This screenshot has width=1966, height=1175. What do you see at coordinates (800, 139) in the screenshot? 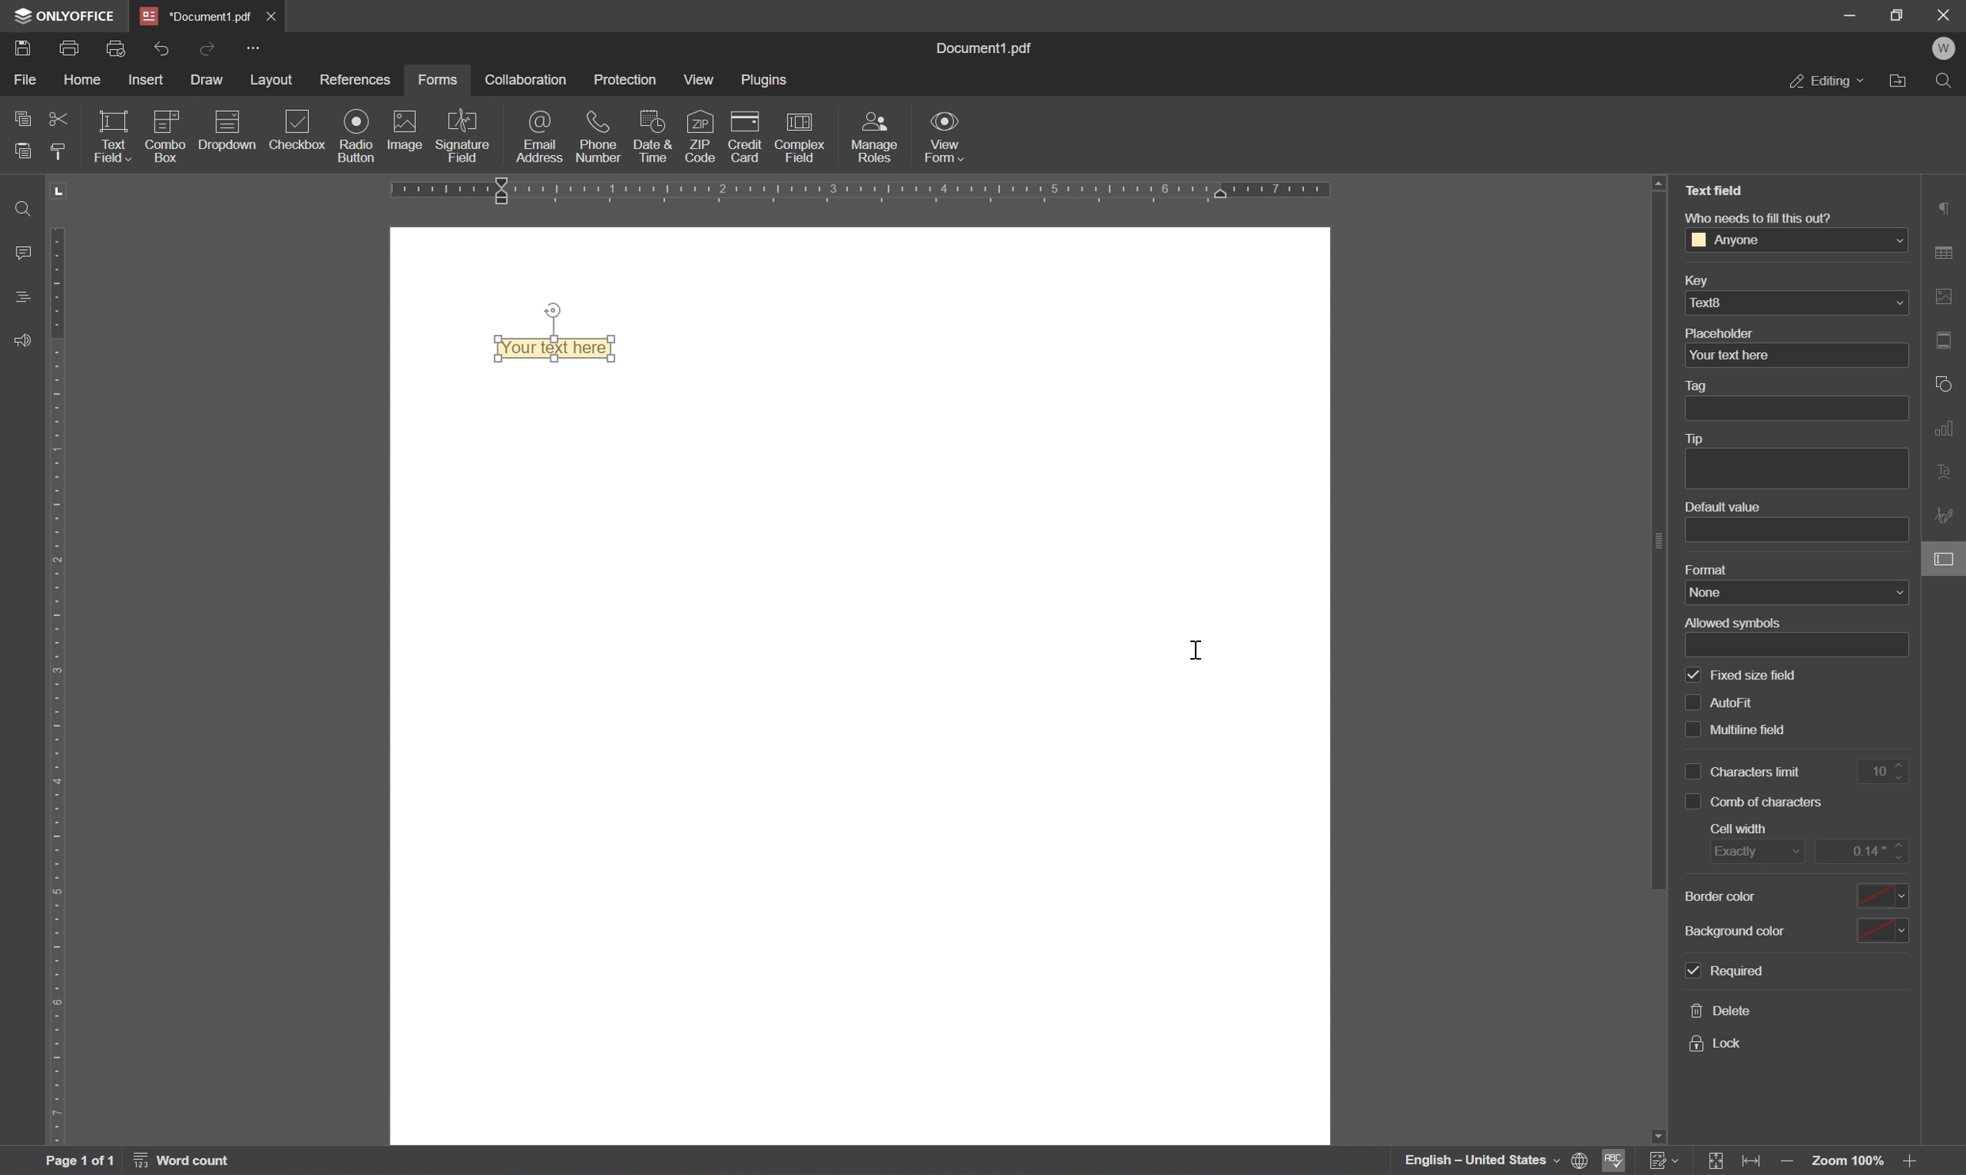
I see `complex fields` at bounding box center [800, 139].